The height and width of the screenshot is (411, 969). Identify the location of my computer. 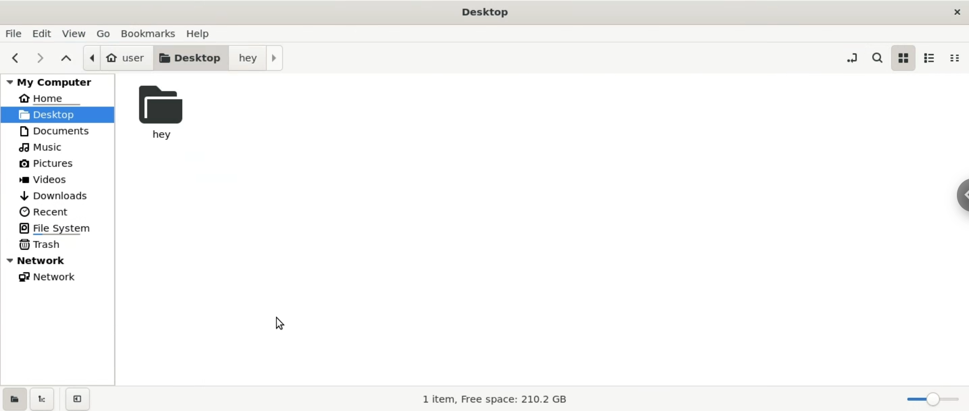
(58, 82).